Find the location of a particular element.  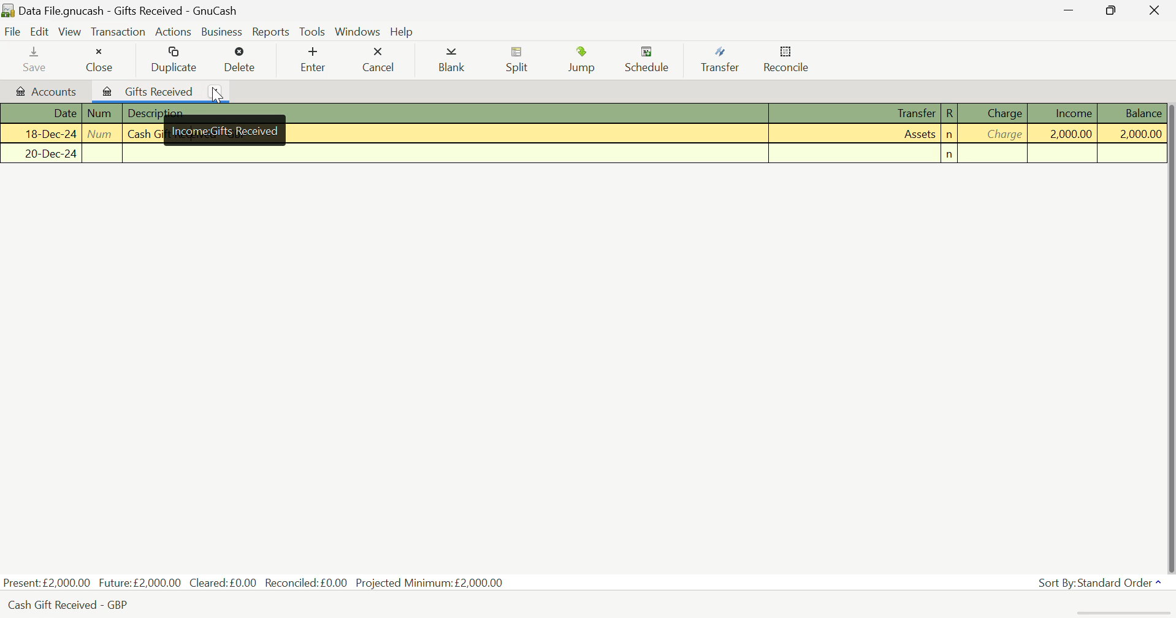

View is located at coordinates (71, 31).